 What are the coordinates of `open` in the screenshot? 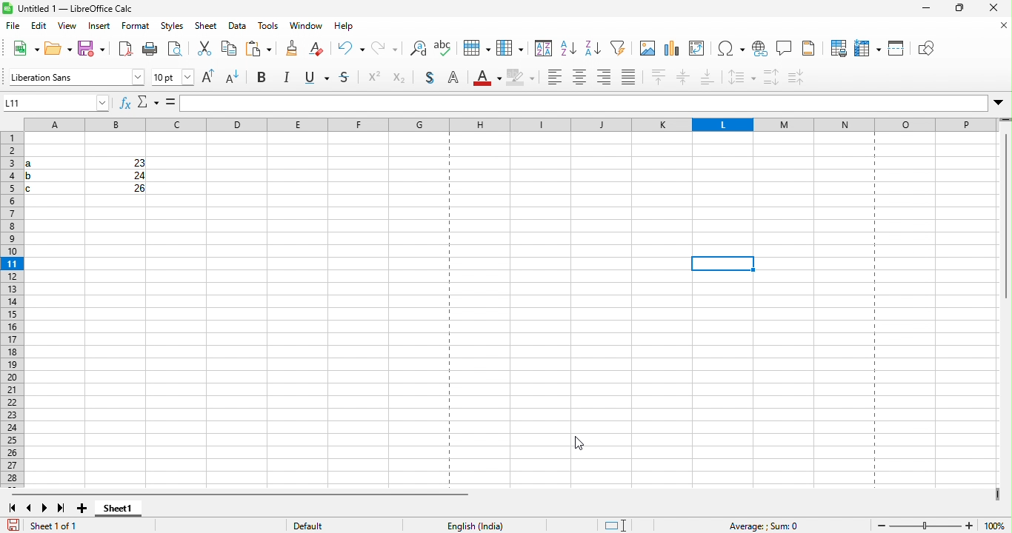 It's located at (58, 50).